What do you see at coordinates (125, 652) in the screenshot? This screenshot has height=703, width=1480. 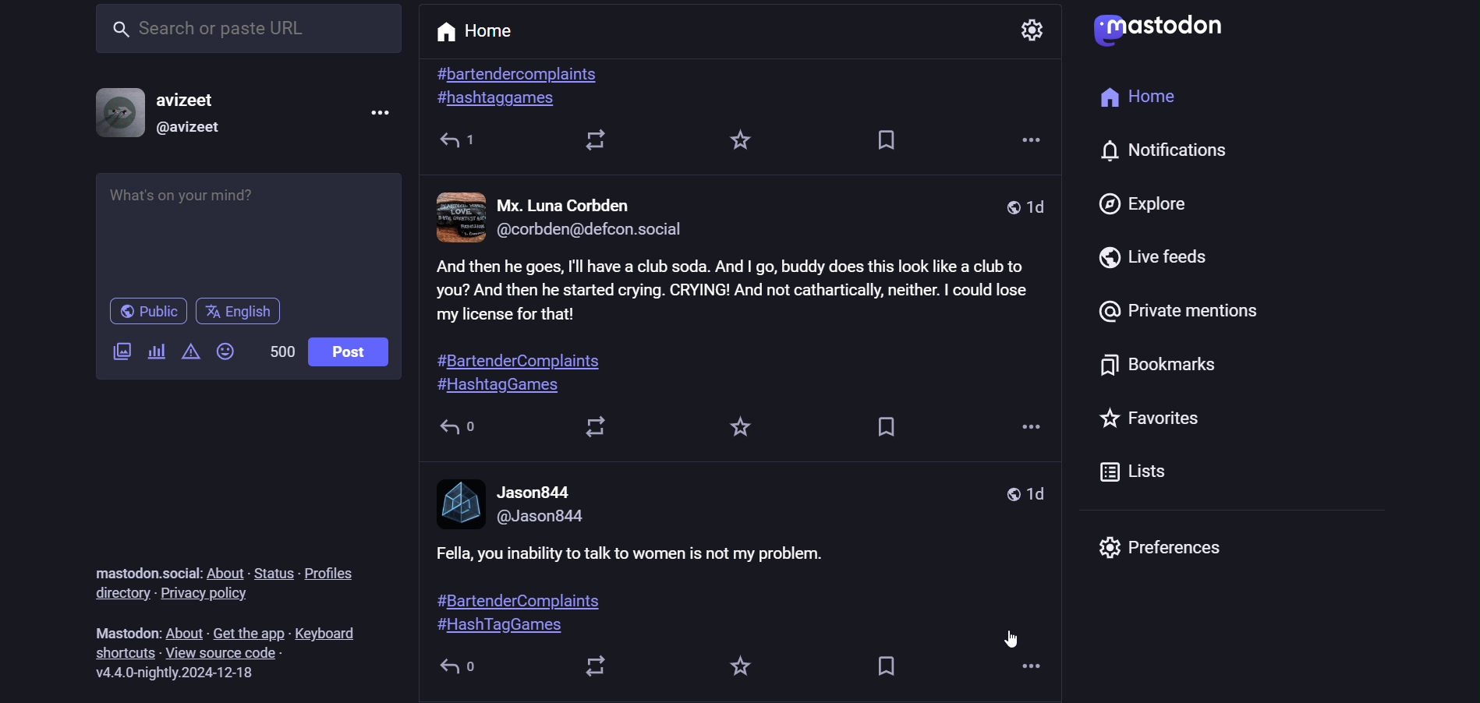 I see `shortcuts` at bounding box center [125, 652].